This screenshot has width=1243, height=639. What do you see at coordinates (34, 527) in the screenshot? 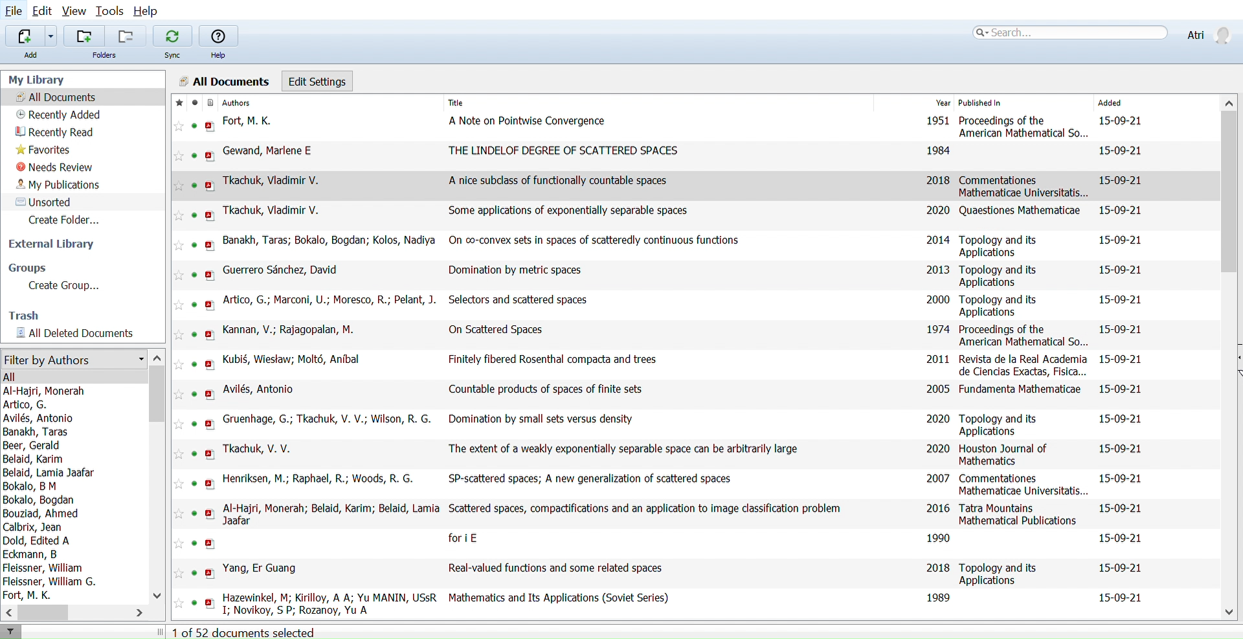
I see `Calbrix, Jean` at bounding box center [34, 527].